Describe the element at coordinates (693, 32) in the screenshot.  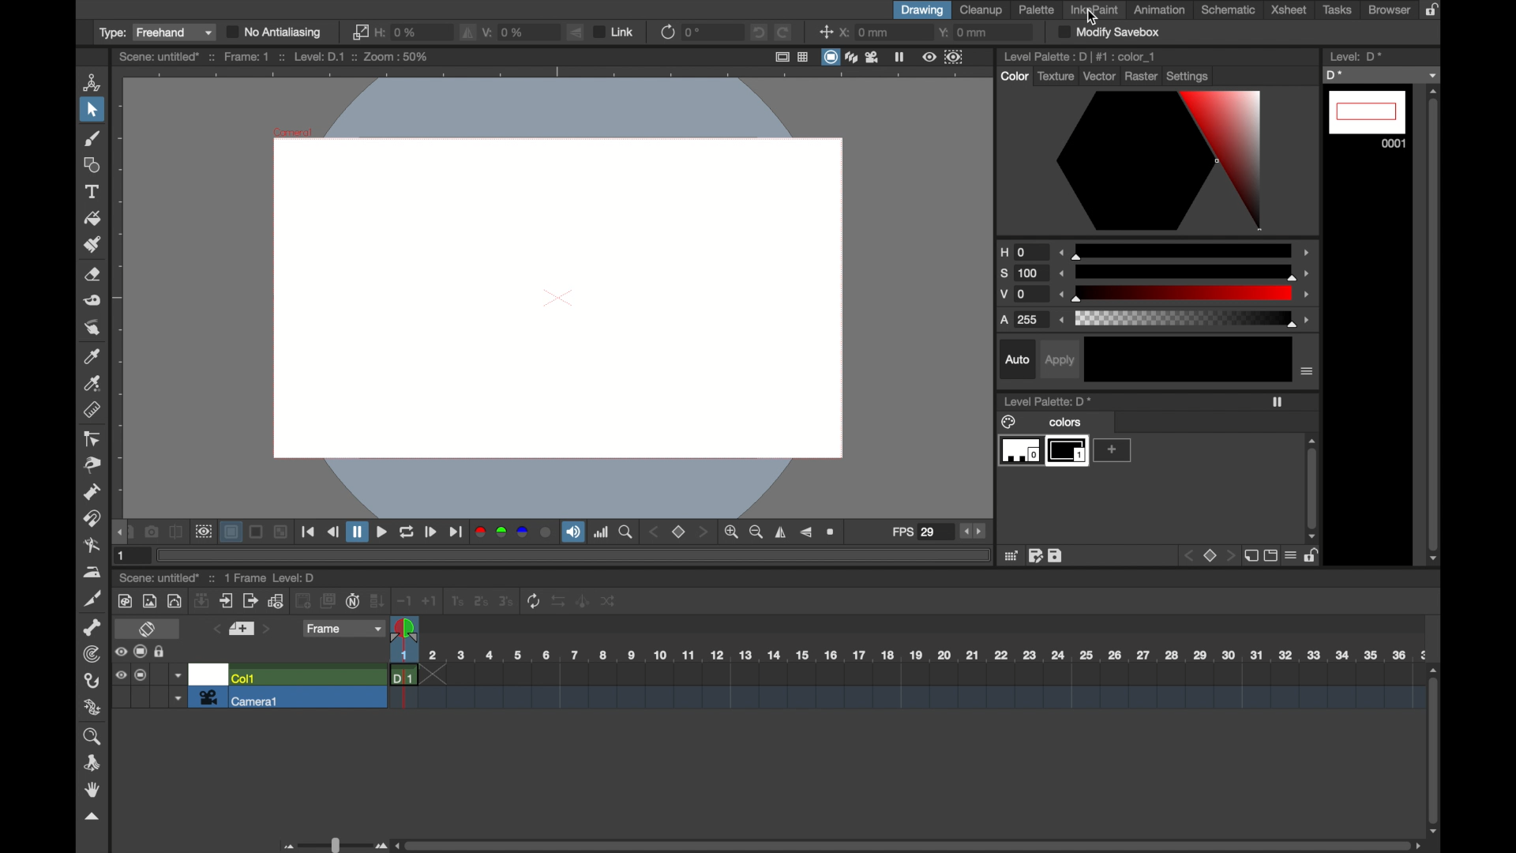
I see `0` at that location.